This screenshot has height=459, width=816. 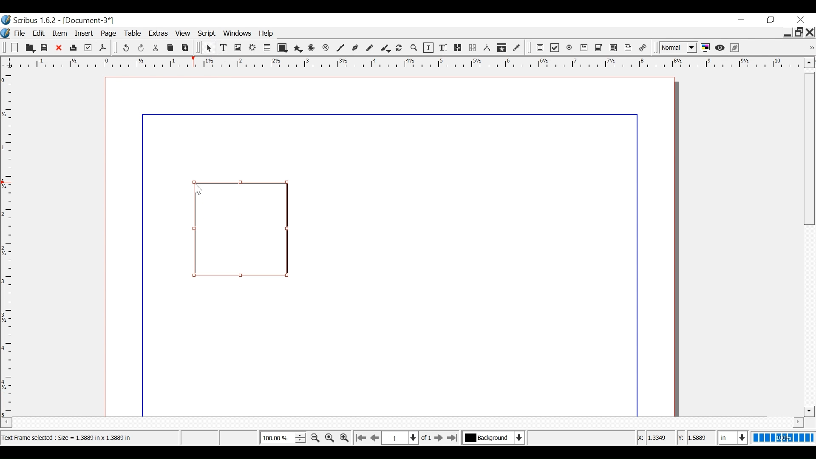 I want to click on Page, so click(x=109, y=34).